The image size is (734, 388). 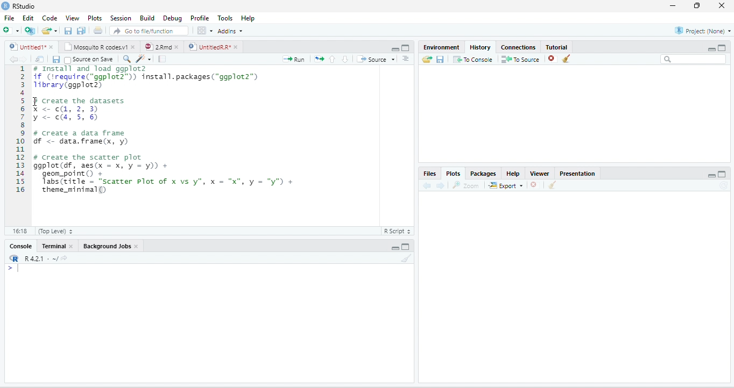 I want to click on Find/Replace, so click(x=128, y=60).